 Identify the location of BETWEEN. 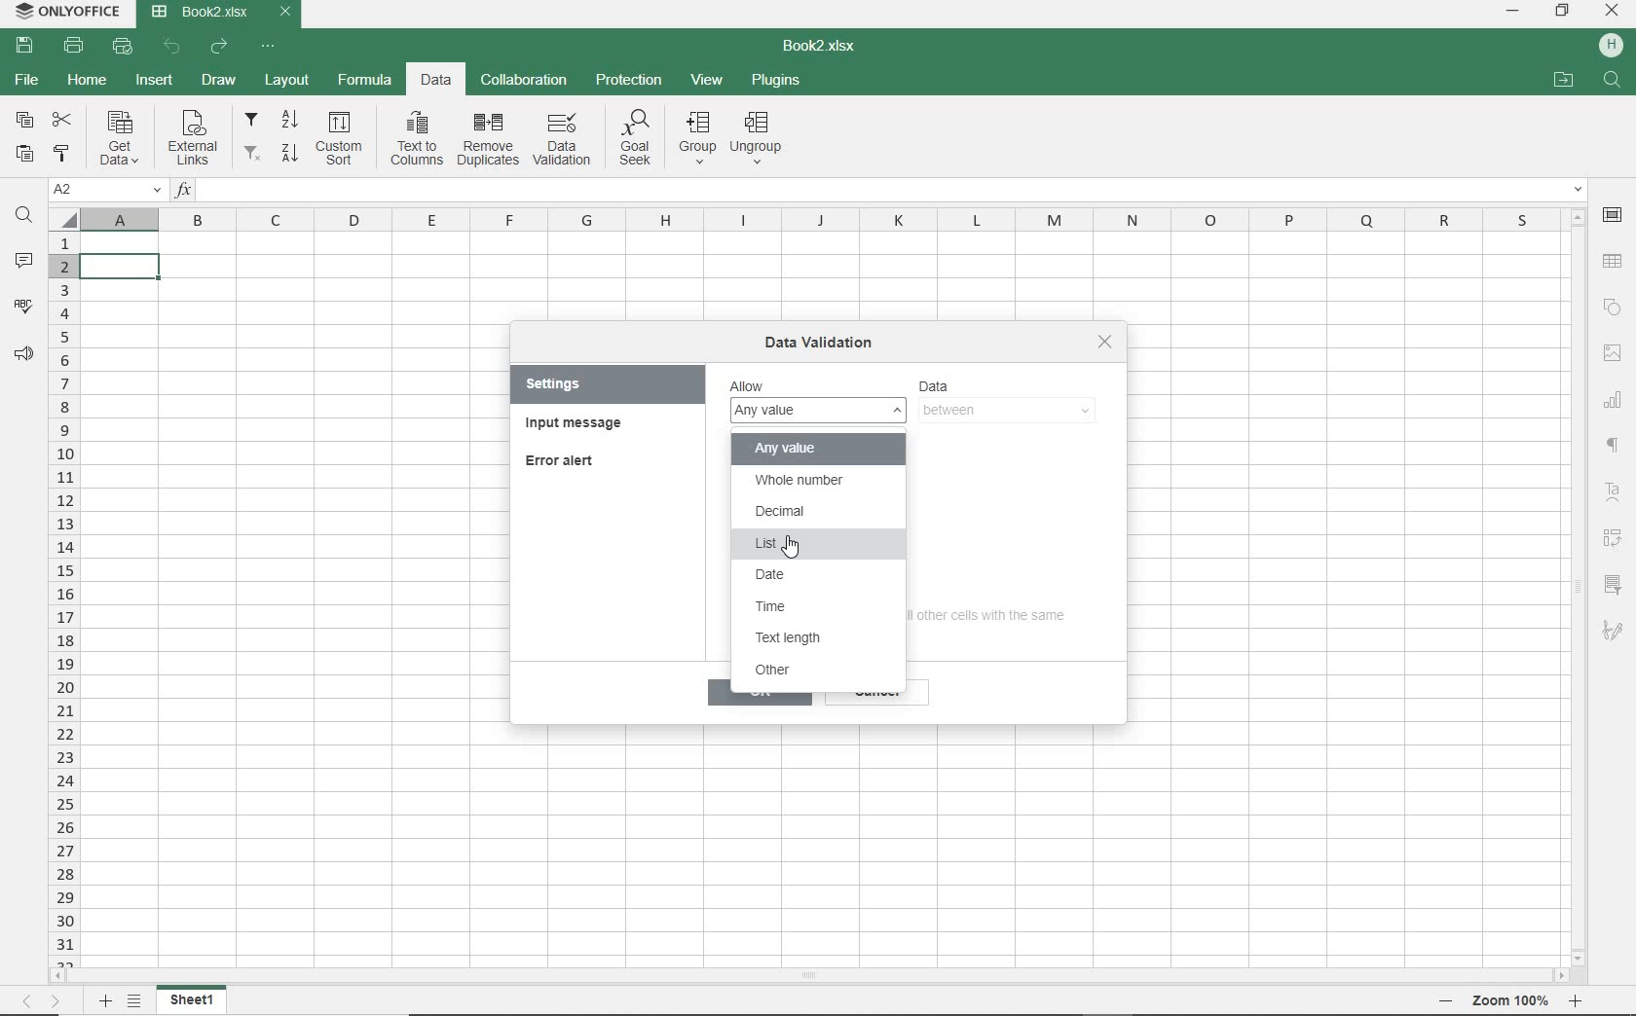
(1008, 412).